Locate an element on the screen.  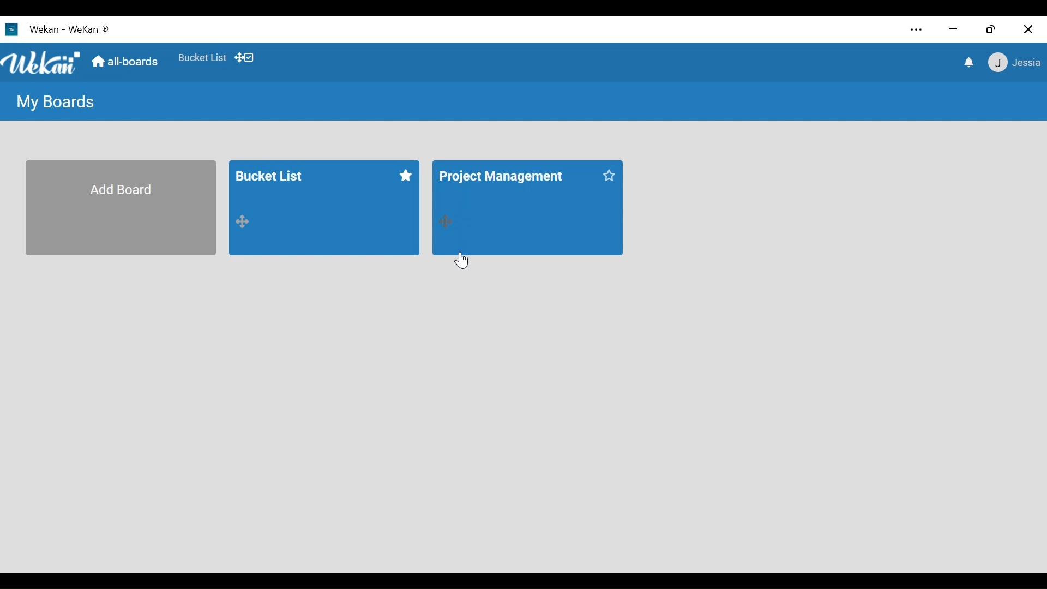
Bucket List is located at coordinates (272, 177).